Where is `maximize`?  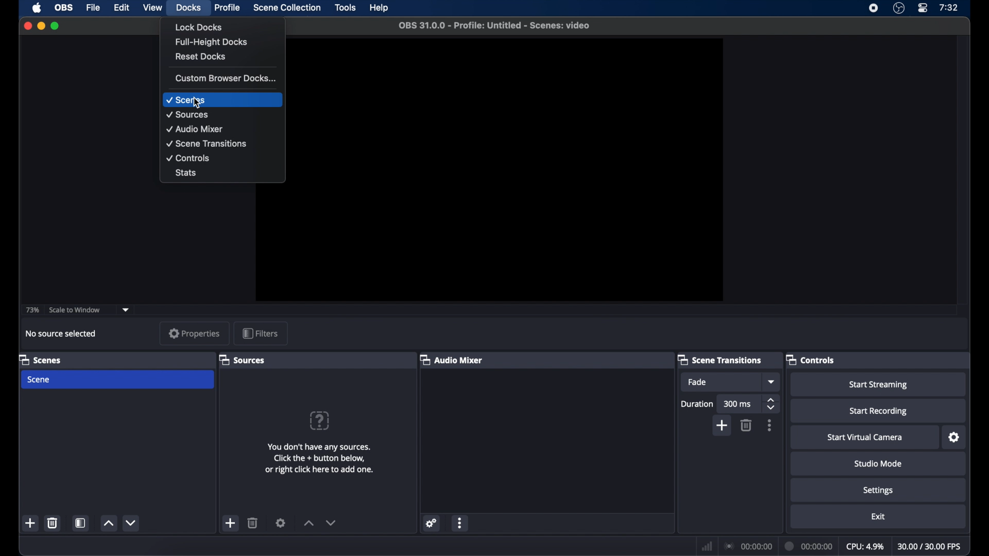
maximize is located at coordinates (56, 26).